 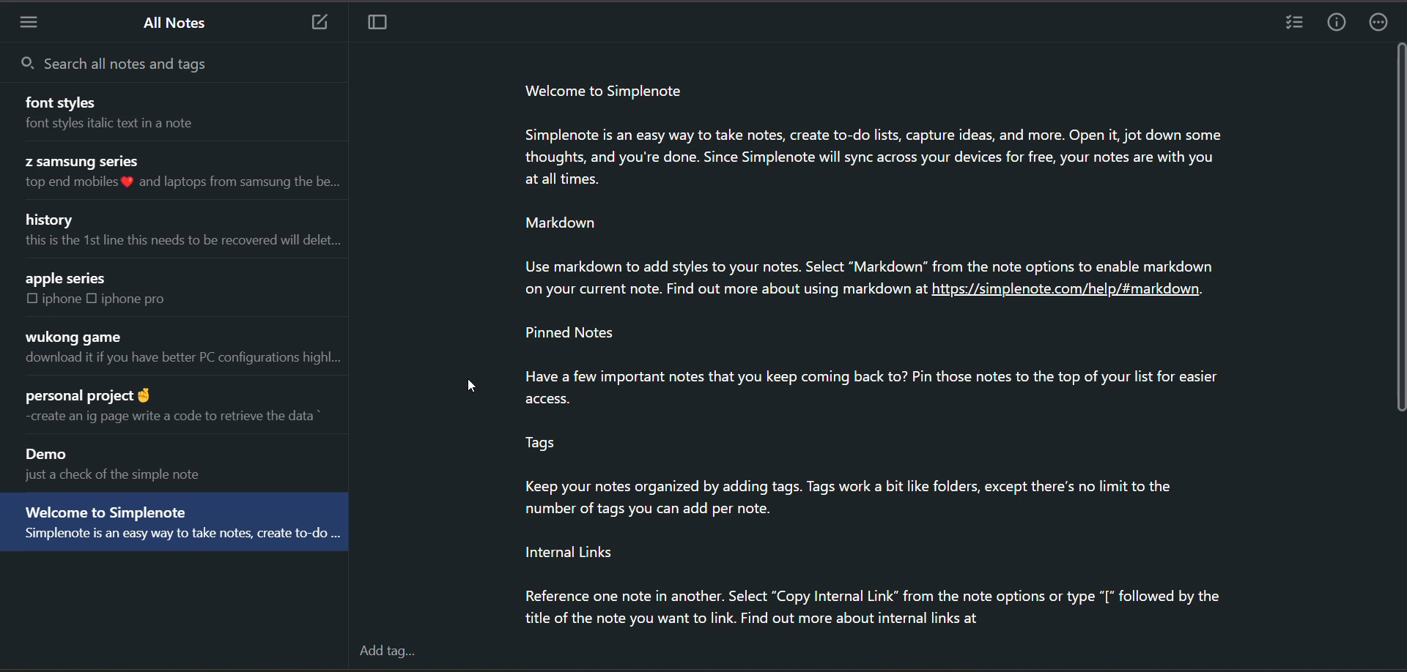 I want to click on wukong game, so click(x=74, y=337).